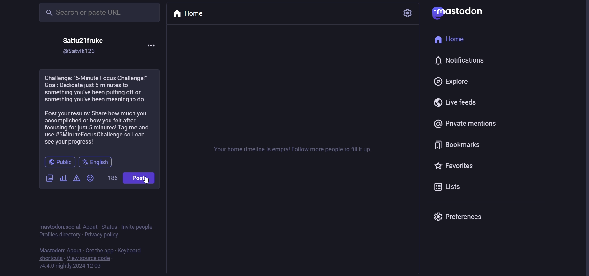  Describe the element at coordinates (90, 178) in the screenshot. I see `emoji` at that location.